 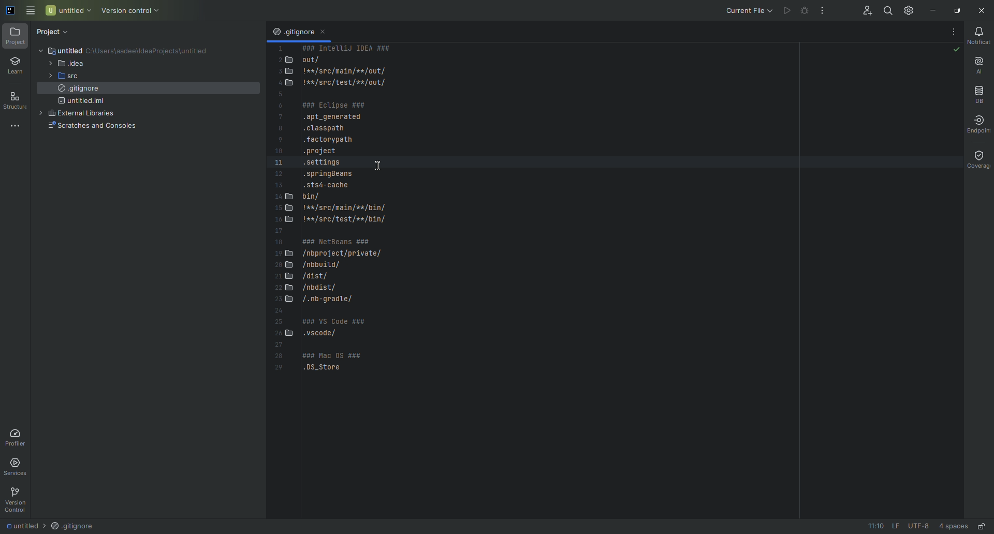 What do you see at coordinates (16, 66) in the screenshot?
I see `Learn` at bounding box center [16, 66].